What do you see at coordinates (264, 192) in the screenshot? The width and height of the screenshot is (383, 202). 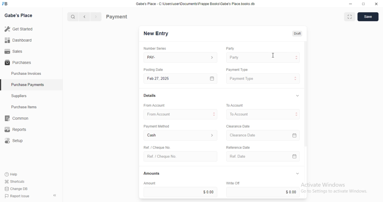 I see `$0.00` at bounding box center [264, 192].